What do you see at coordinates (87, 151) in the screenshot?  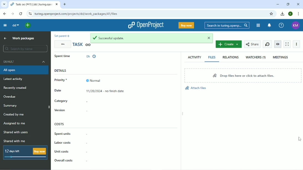 I see `-` at bounding box center [87, 151].